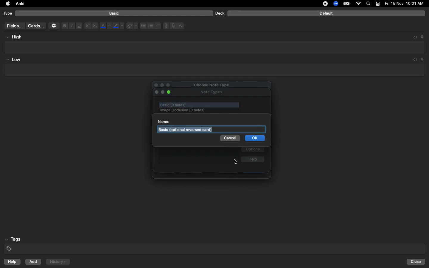 This screenshot has width=429, height=268. What do you see at coordinates (8, 14) in the screenshot?
I see `Type` at bounding box center [8, 14].